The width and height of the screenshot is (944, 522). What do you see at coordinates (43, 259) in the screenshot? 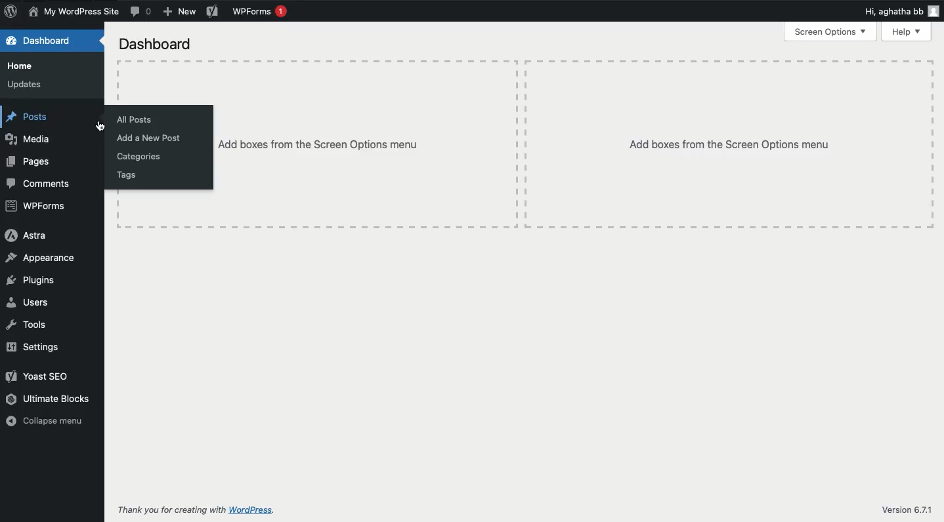
I see `Appearance` at bounding box center [43, 259].